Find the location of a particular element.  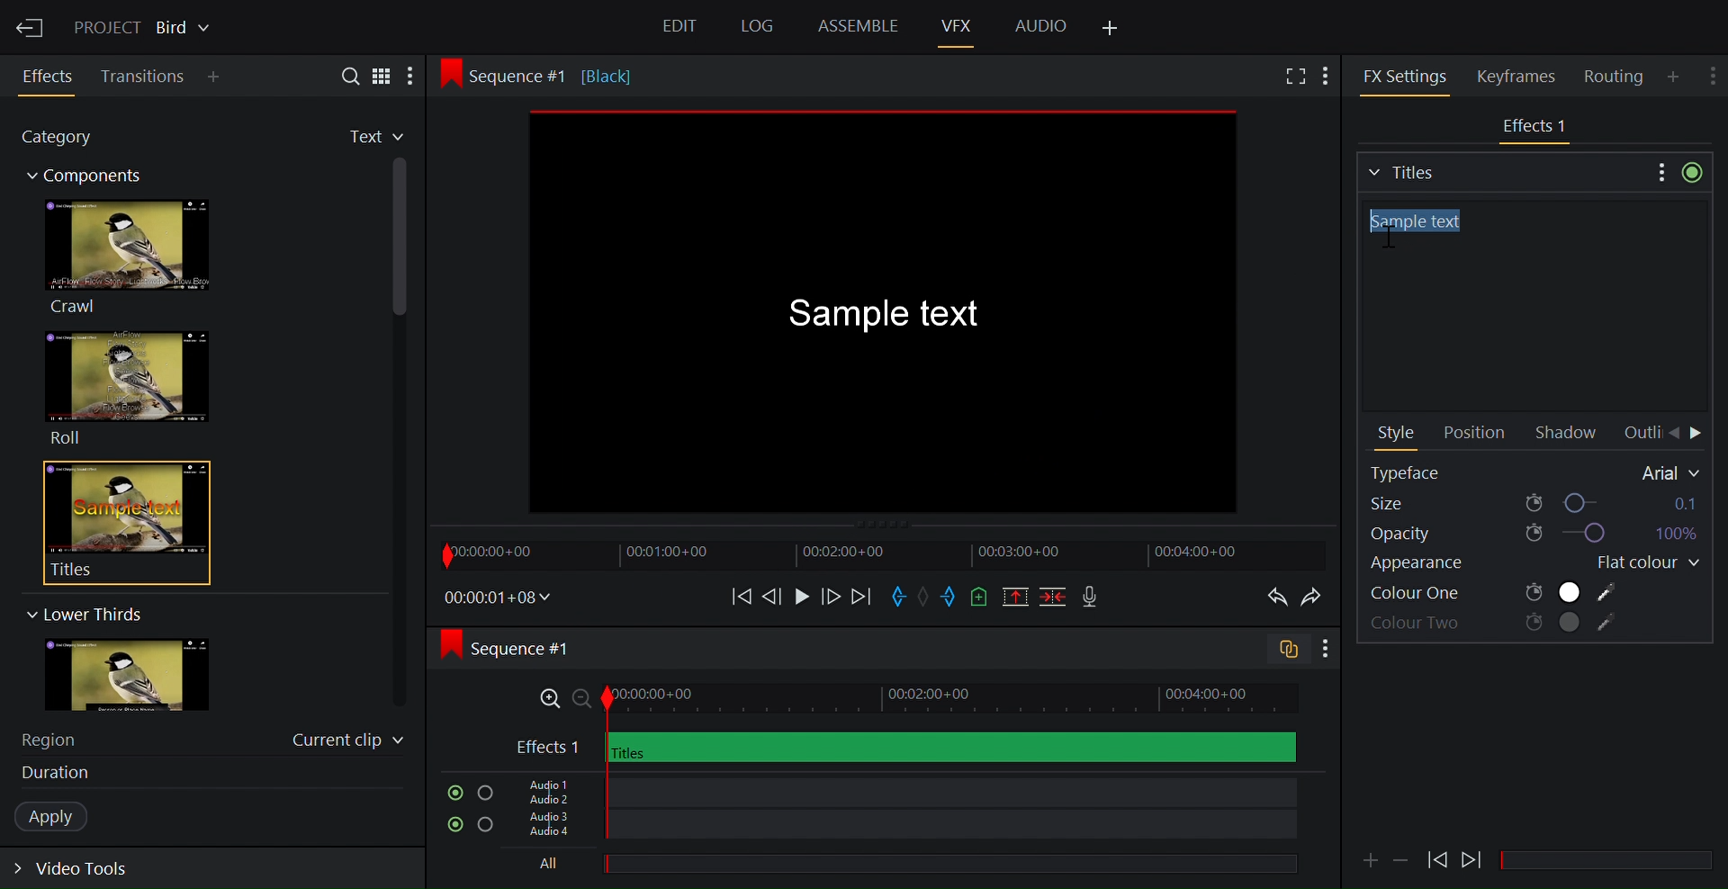

Vertical scroll bar is located at coordinates (401, 328).